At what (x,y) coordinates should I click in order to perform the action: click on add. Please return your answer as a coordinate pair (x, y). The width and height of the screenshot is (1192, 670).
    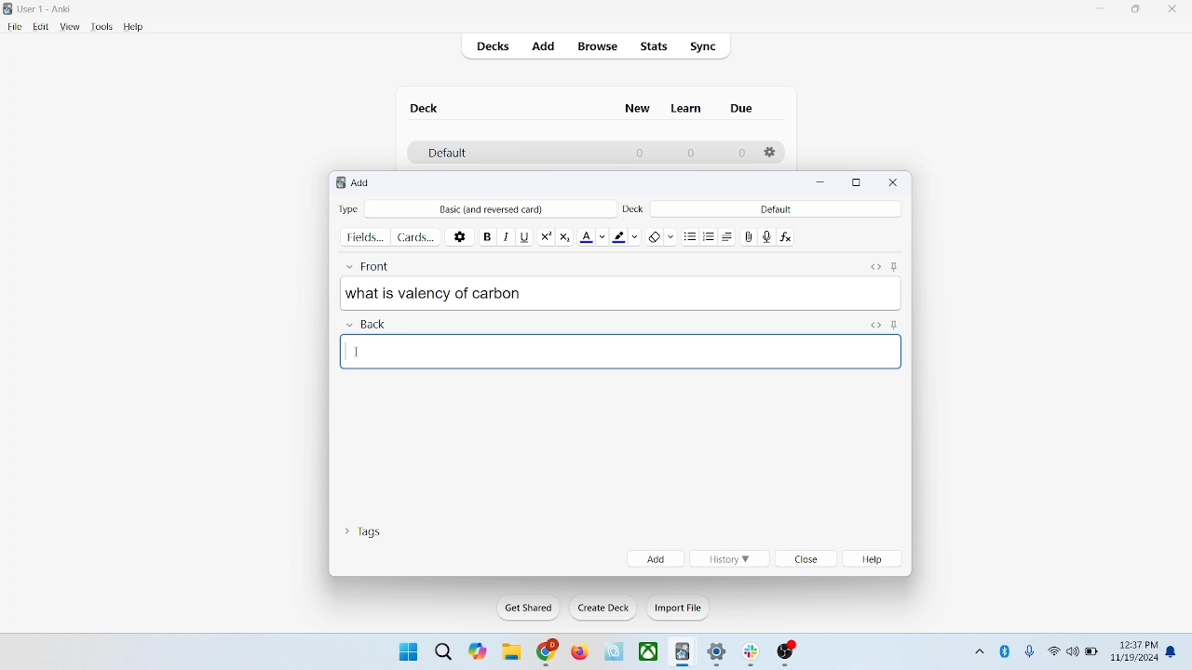
    Looking at the image, I should click on (545, 47).